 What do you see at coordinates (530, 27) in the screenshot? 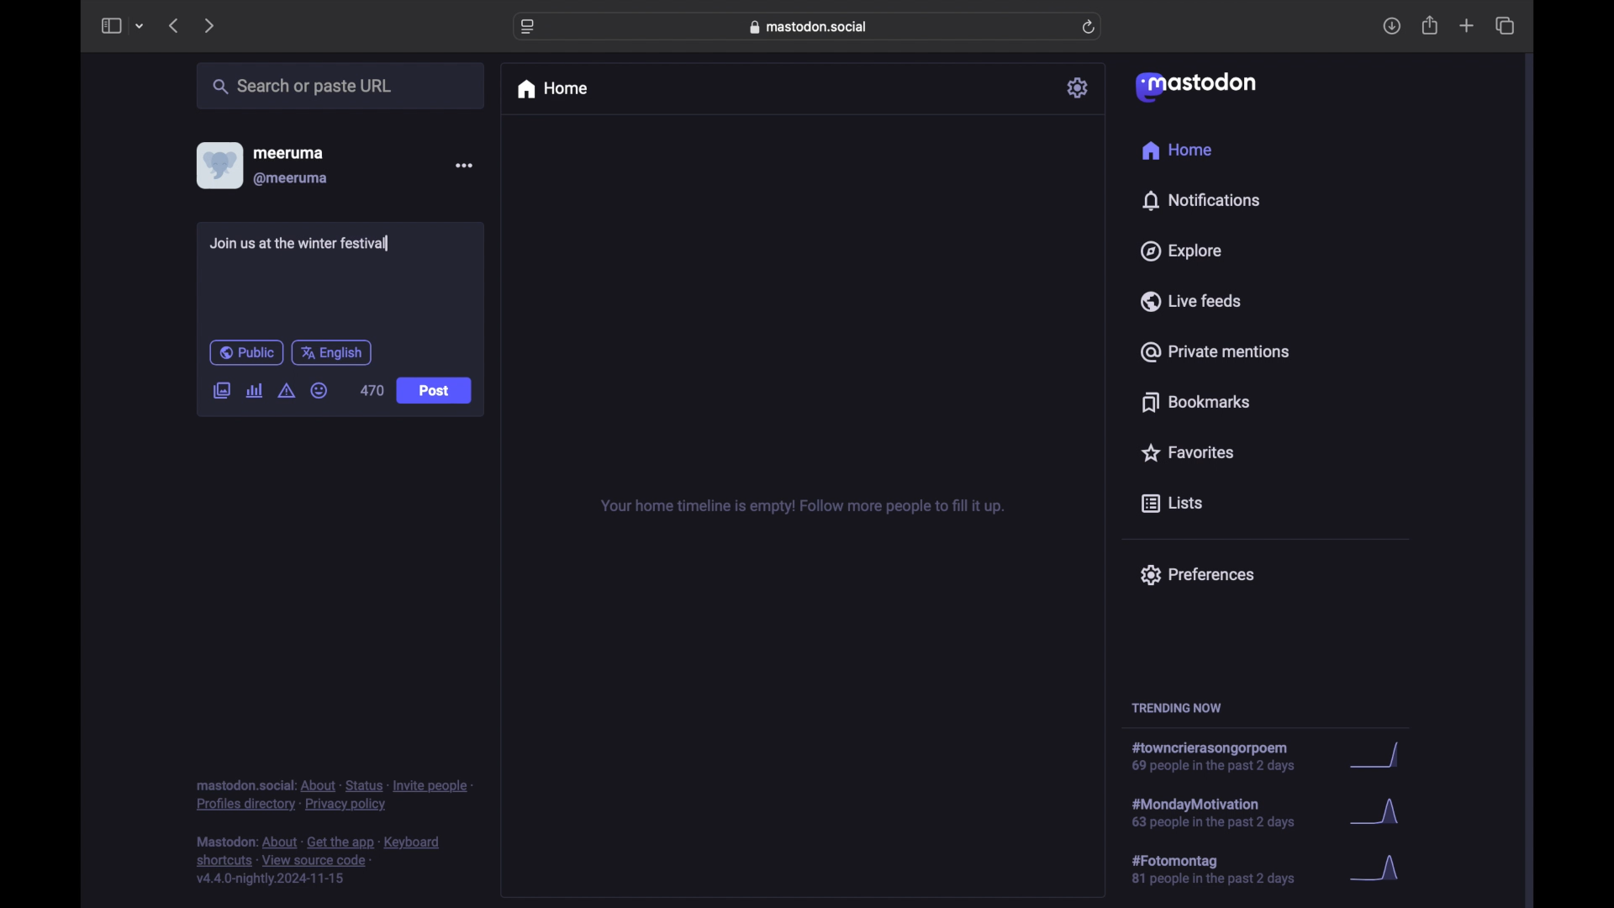
I see `website settings` at bounding box center [530, 27].